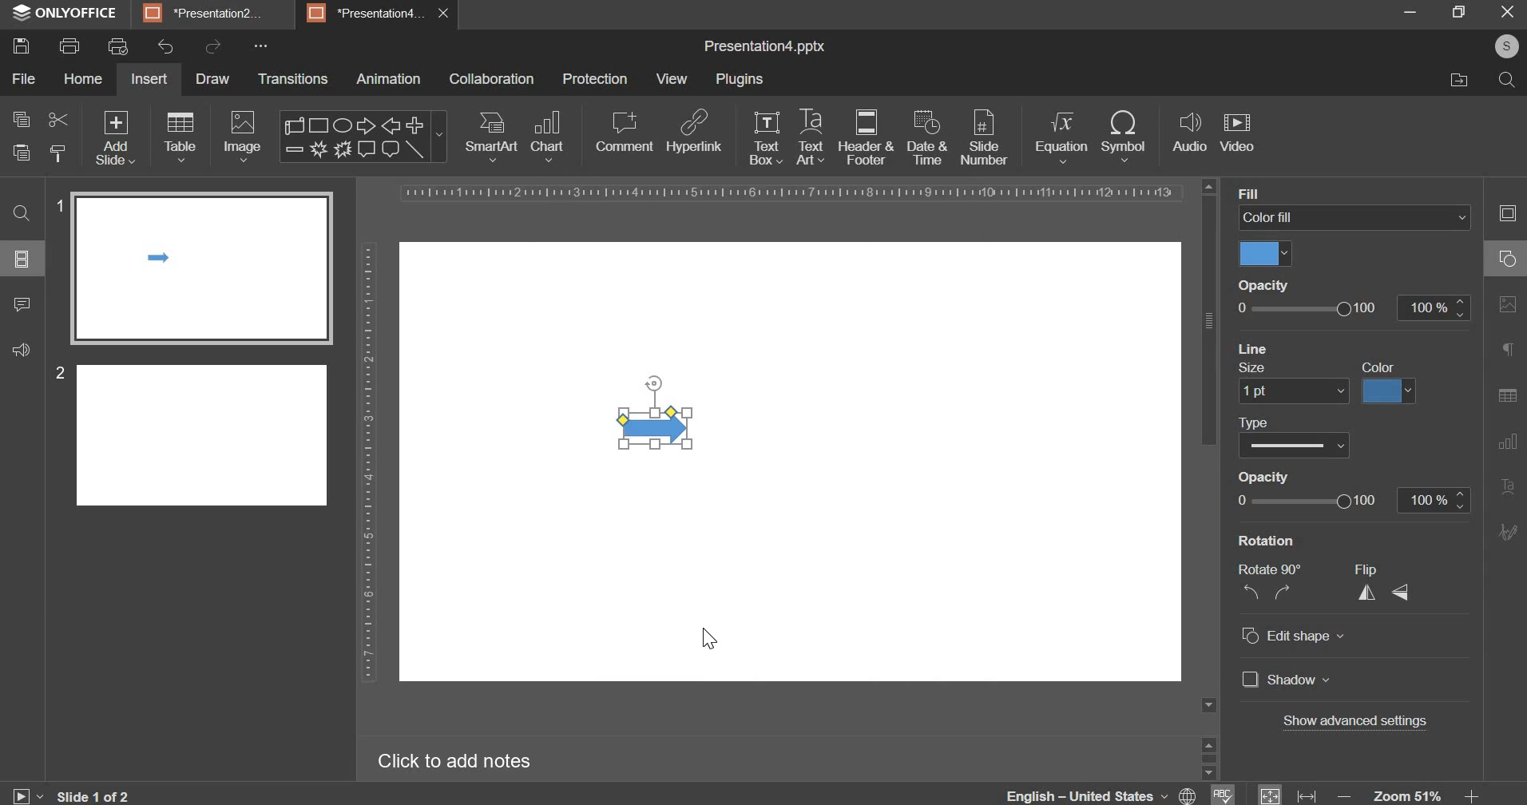 The height and width of the screenshot is (805, 1527). Describe the element at coordinates (1354, 307) in the screenshot. I see `opacity` at that location.